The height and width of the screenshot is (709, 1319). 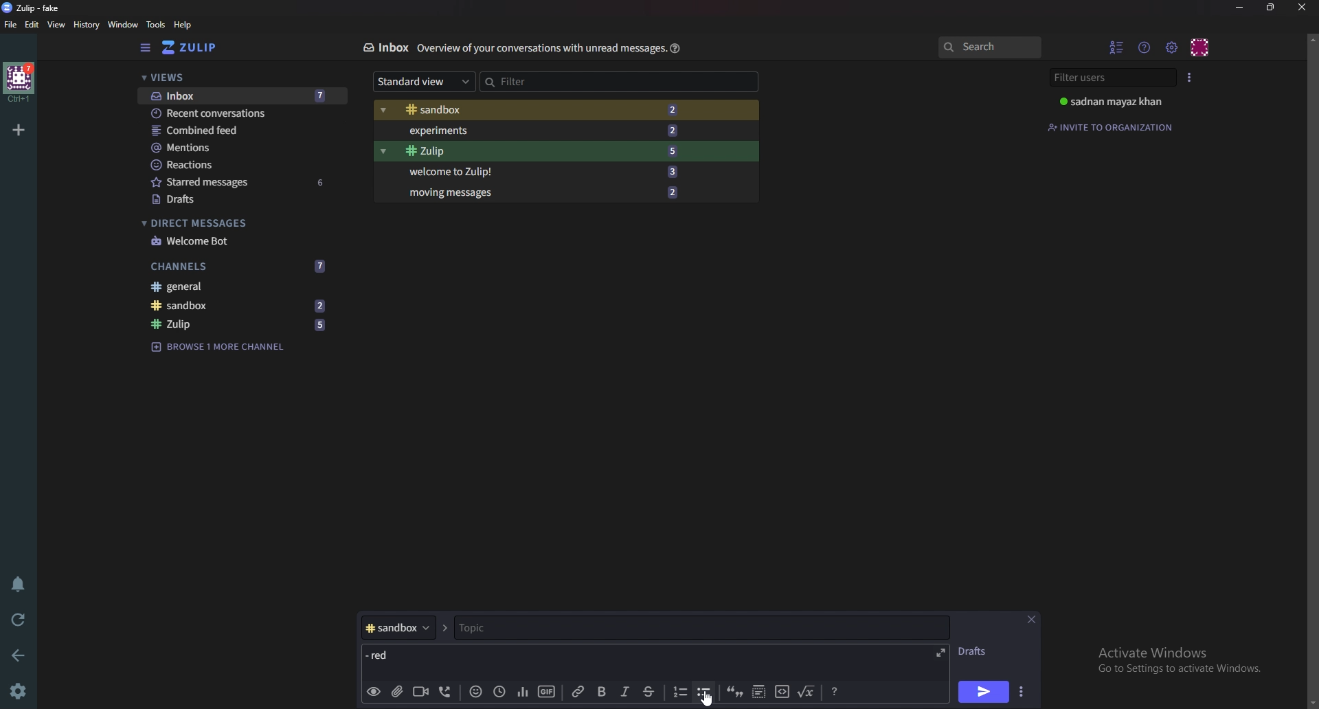 What do you see at coordinates (1300, 7) in the screenshot?
I see `close` at bounding box center [1300, 7].